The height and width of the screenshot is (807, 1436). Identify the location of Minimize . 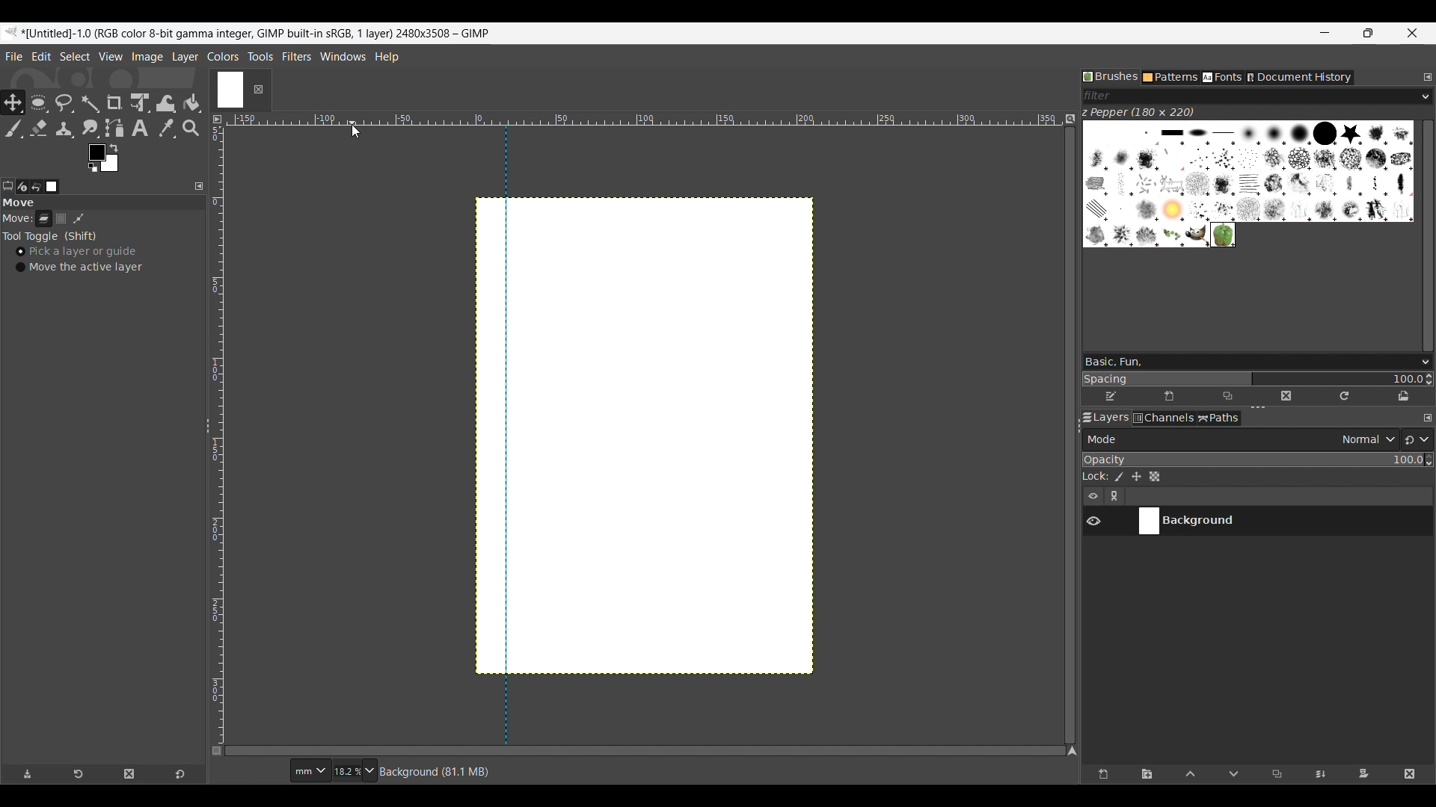
(1325, 33).